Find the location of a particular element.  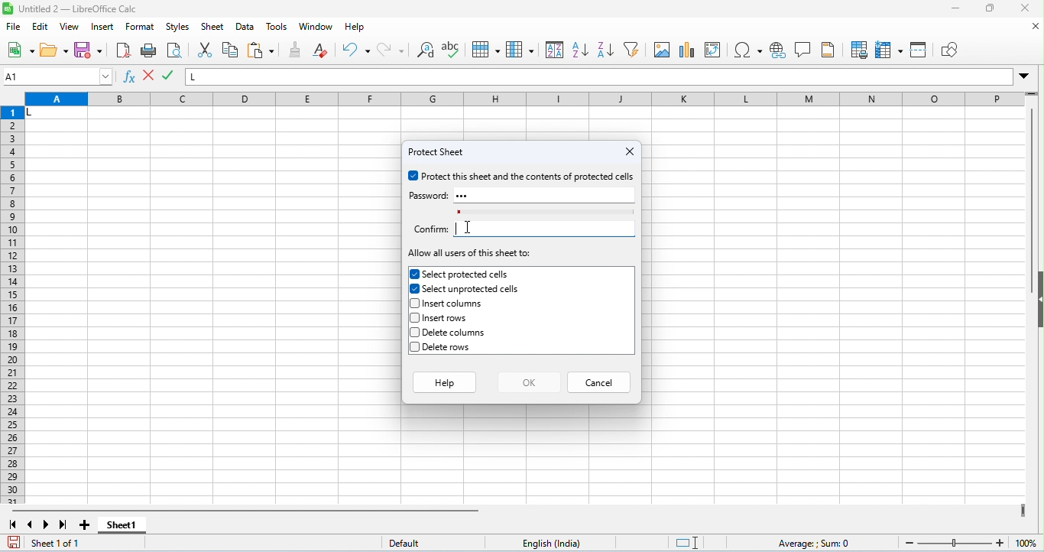

close is located at coordinates (629, 151).